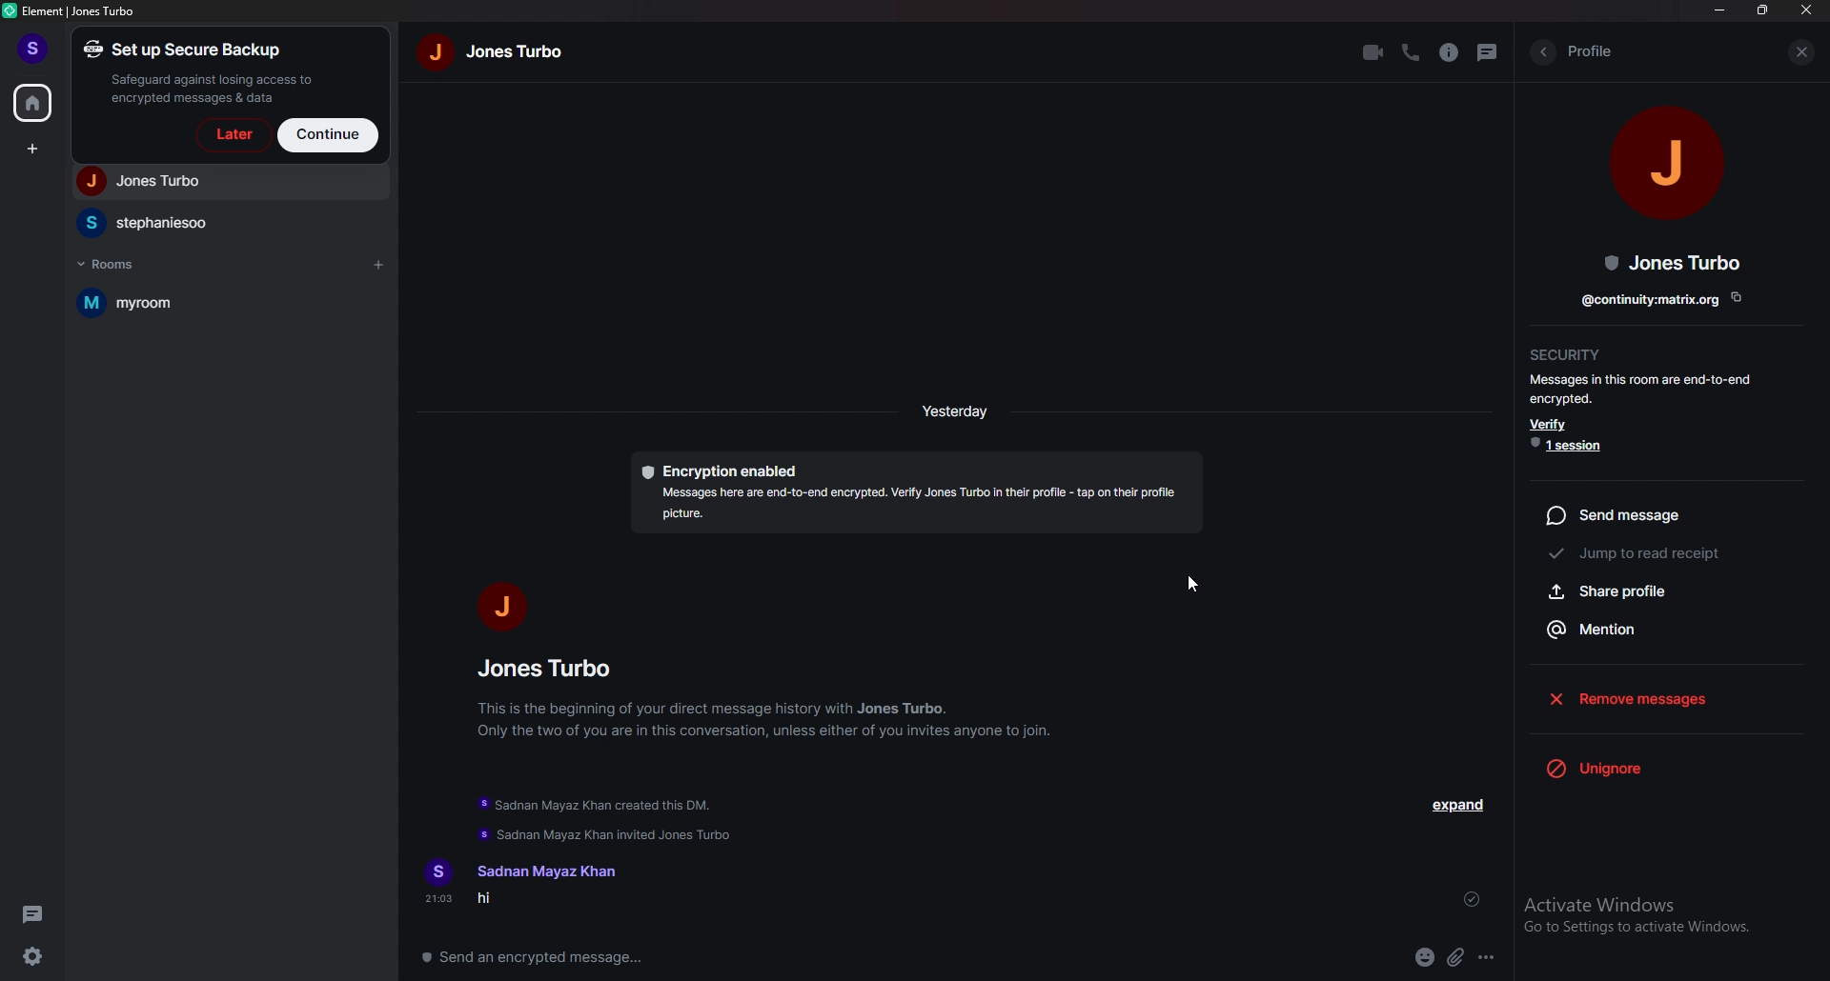 This screenshot has width=1830, height=981. Describe the element at coordinates (1660, 628) in the screenshot. I see `mention` at that location.